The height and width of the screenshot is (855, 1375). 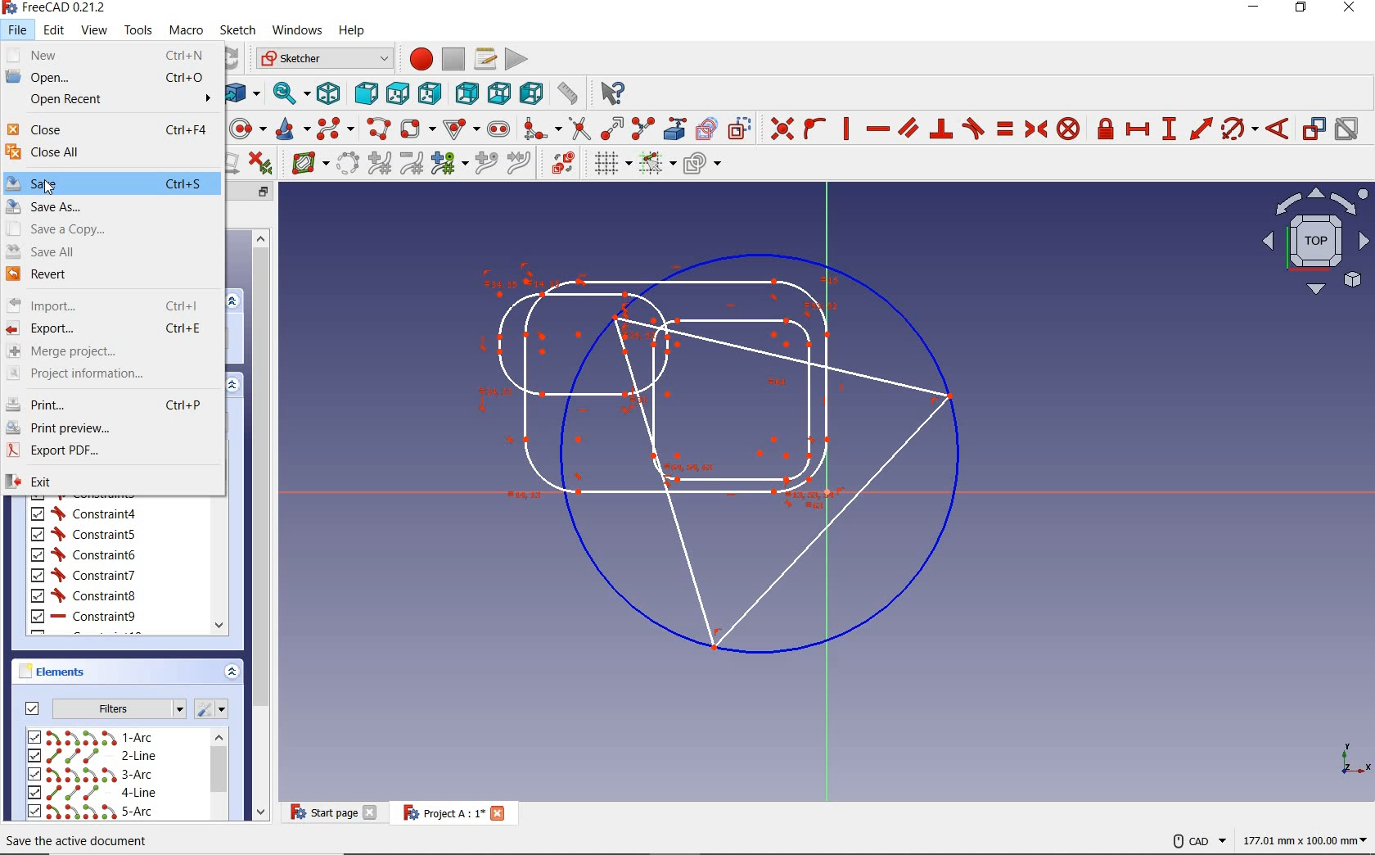 I want to click on trim edge, so click(x=577, y=128).